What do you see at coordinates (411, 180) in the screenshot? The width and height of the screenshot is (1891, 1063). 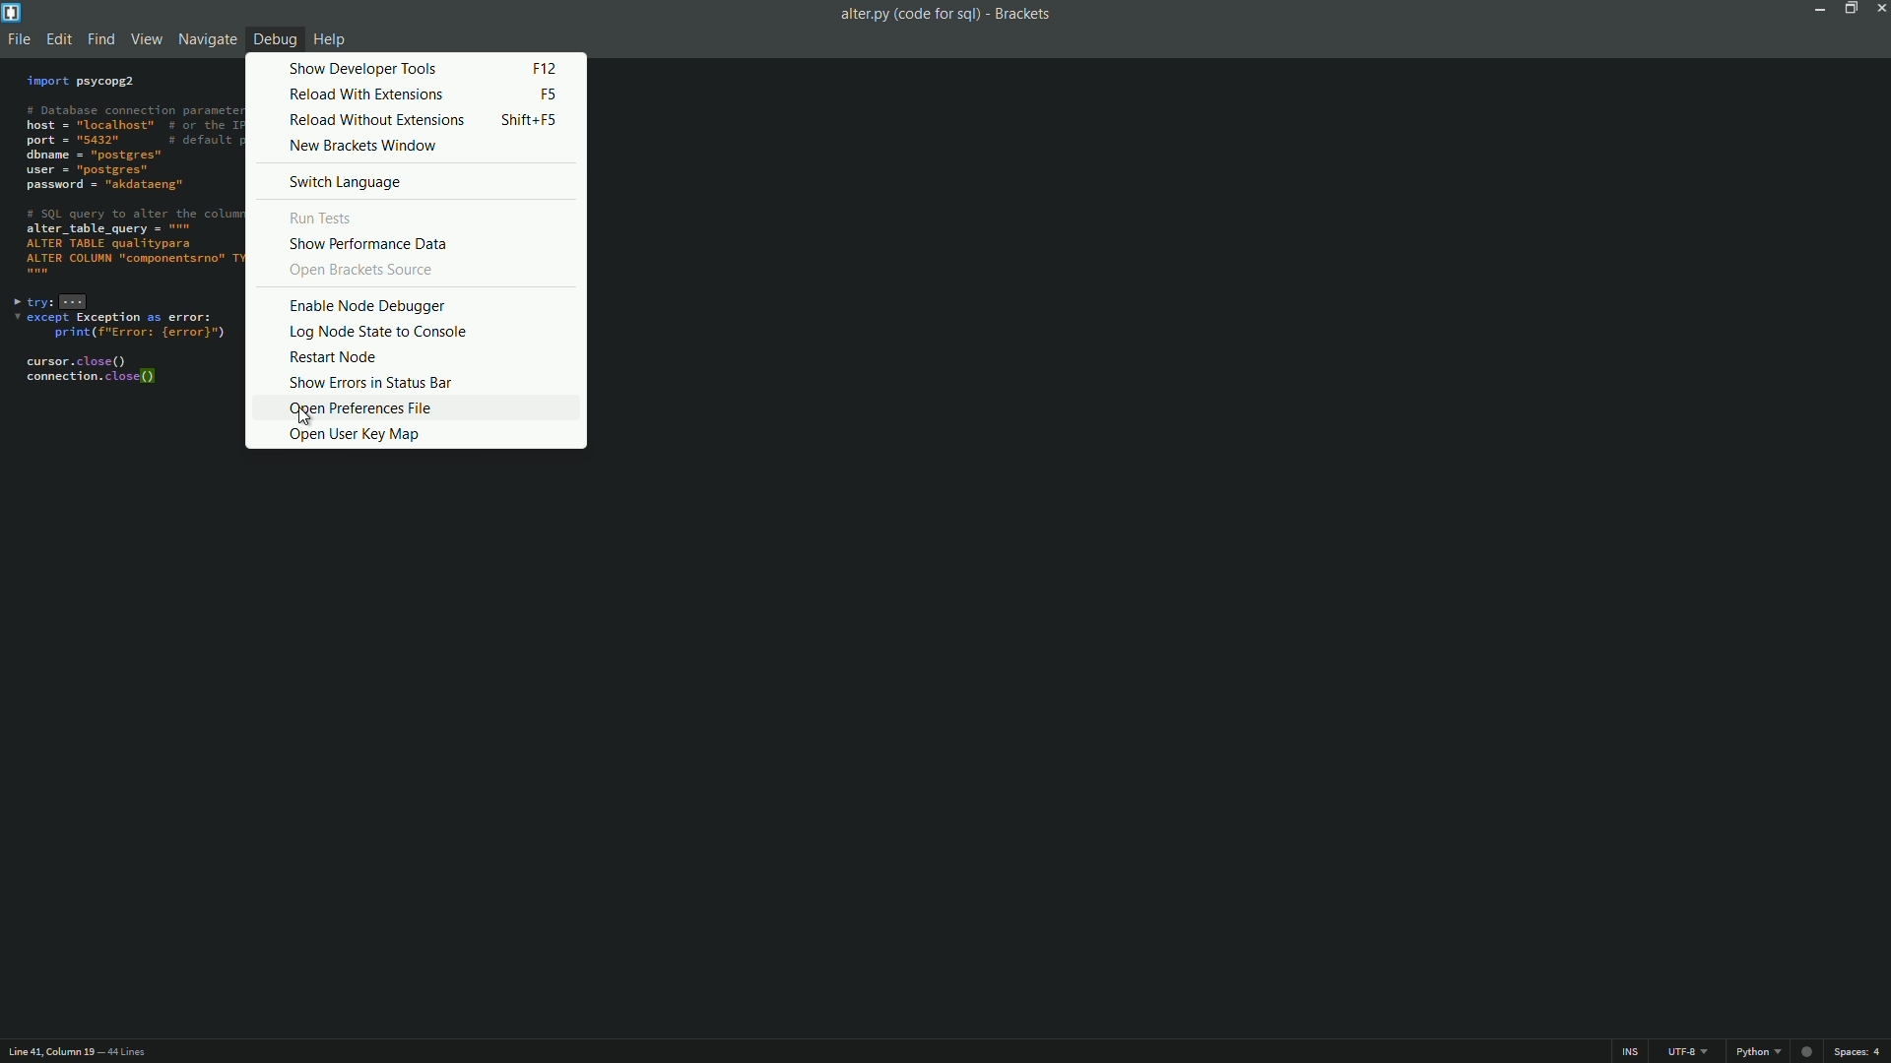 I see `Switch language` at bounding box center [411, 180].